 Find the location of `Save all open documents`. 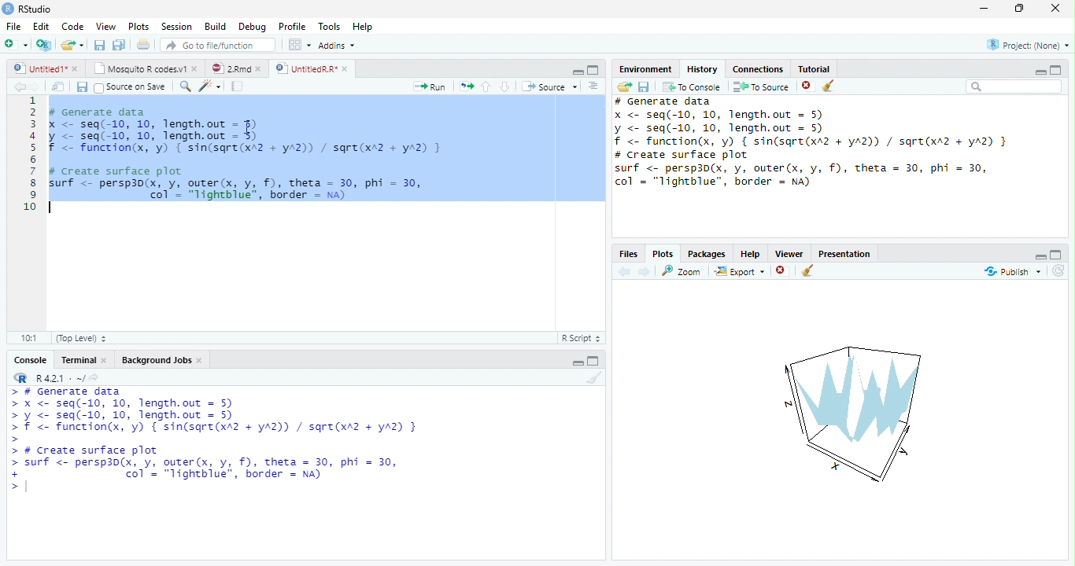

Save all open documents is located at coordinates (118, 44).